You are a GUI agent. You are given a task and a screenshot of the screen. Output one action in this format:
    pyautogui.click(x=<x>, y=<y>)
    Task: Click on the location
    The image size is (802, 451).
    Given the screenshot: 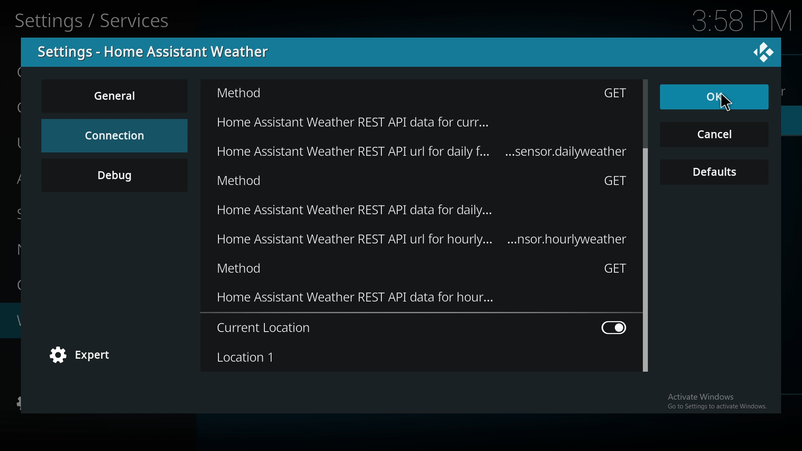 What is the action you would take?
    pyautogui.click(x=420, y=357)
    